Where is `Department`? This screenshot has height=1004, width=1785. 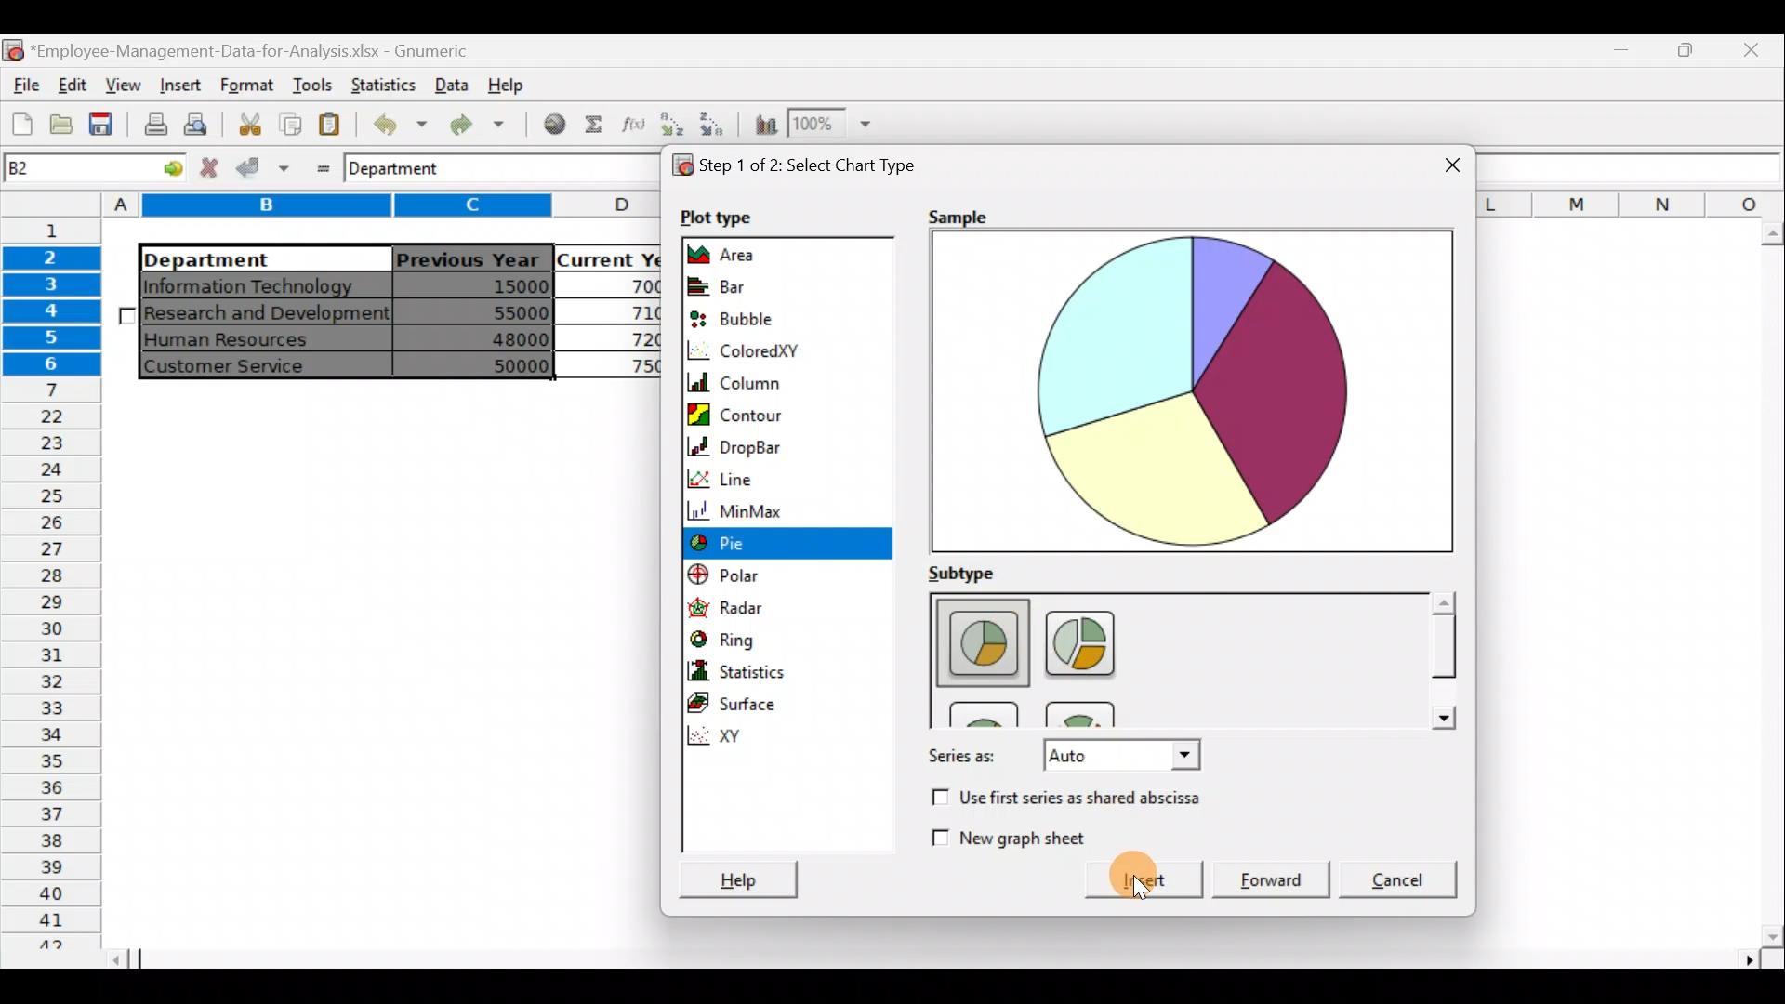
Department is located at coordinates (409, 170).